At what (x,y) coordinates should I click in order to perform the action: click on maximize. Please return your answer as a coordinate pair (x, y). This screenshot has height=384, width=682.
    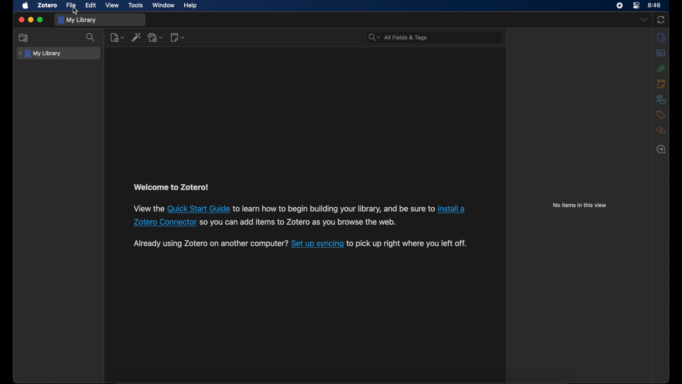
    Looking at the image, I should click on (40, 20).